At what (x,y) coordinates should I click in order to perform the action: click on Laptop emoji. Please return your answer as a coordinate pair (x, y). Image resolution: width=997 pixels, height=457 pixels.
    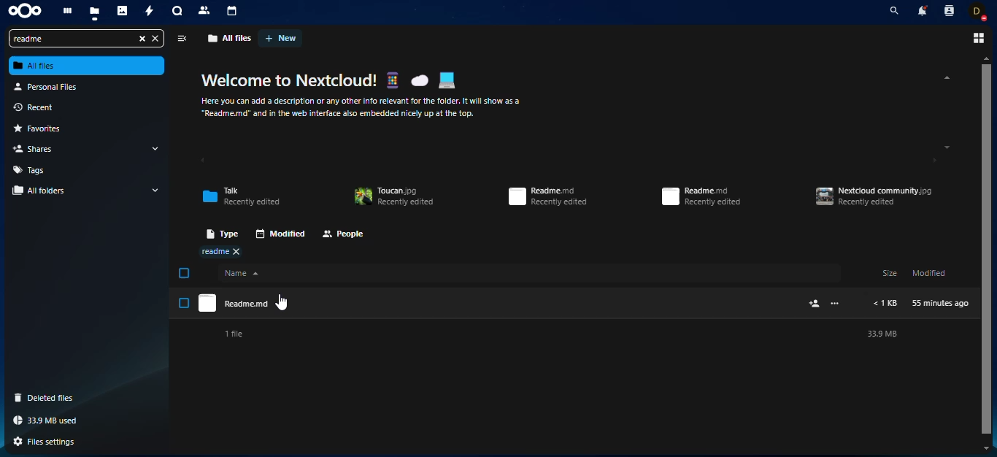
    Looking at the image, I should click on (447, 80).